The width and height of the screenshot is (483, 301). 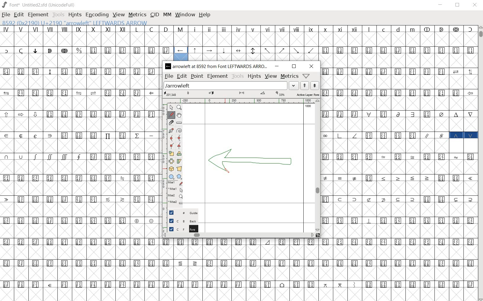 I want to click on load word list, so click(x=231, y=85).